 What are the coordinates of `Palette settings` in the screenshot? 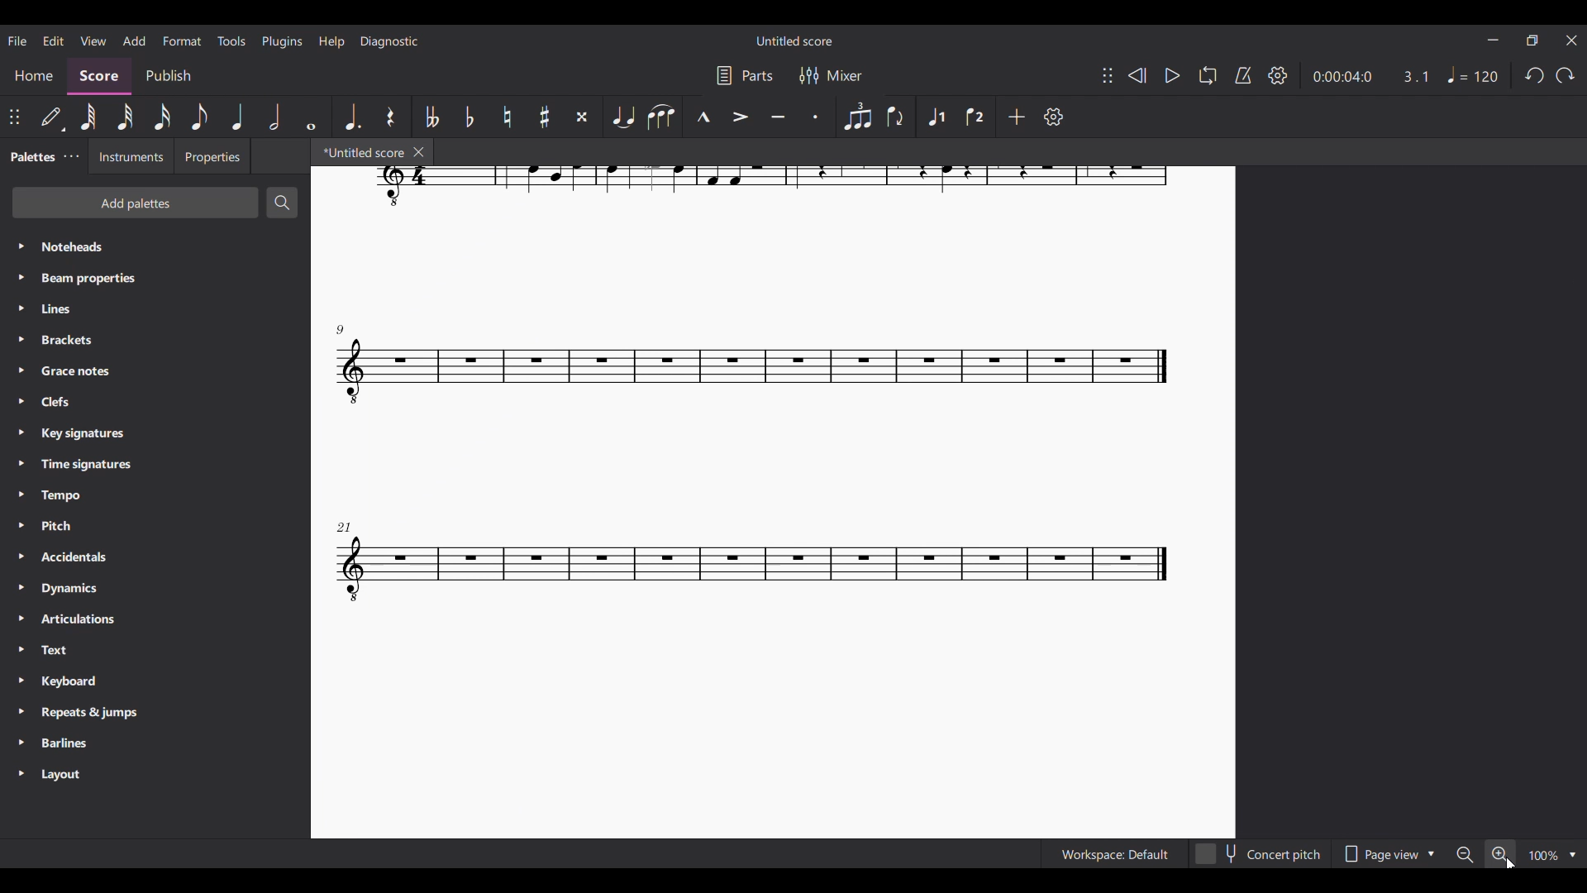 It's located at (72, 156).